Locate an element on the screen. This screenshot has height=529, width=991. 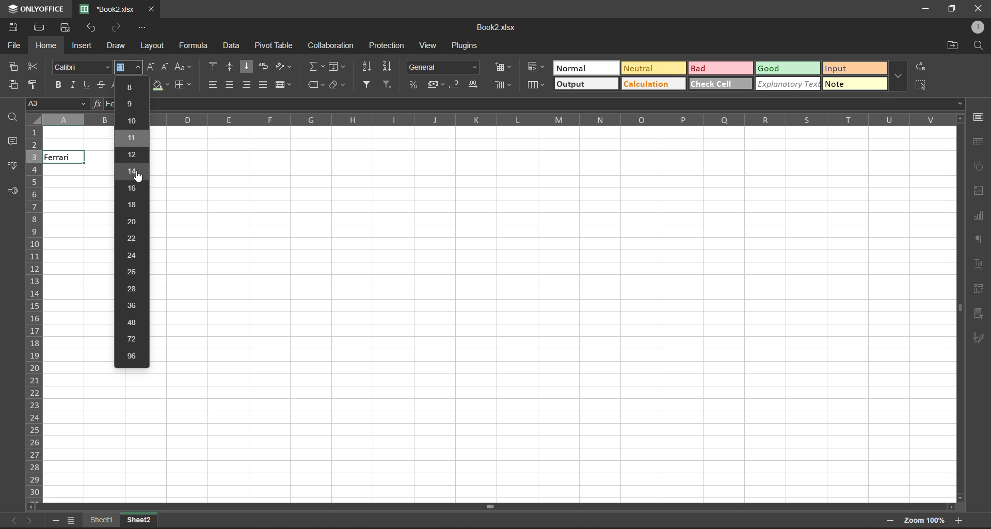
wrap text is located at coordinates (265, 66).